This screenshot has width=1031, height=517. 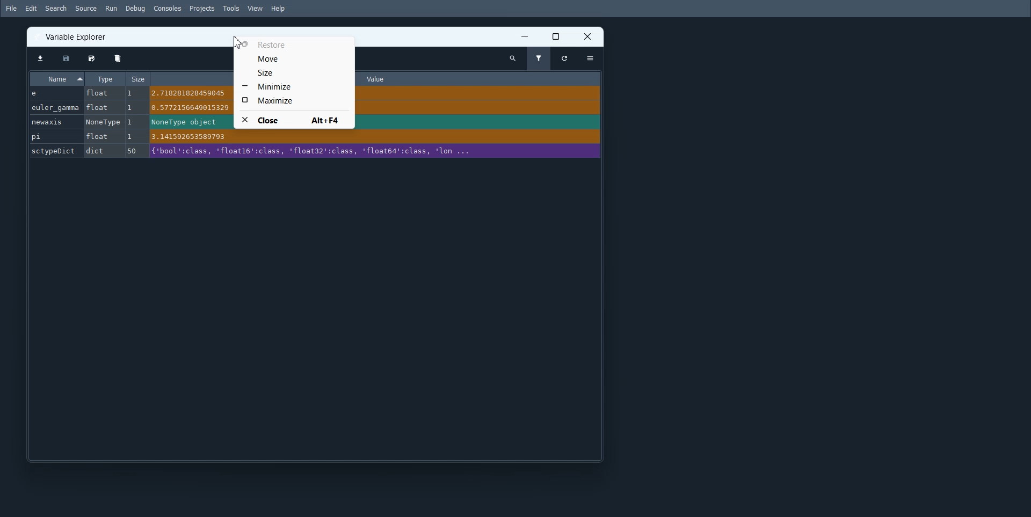 I want to click on float, so click(x=98, y=93).